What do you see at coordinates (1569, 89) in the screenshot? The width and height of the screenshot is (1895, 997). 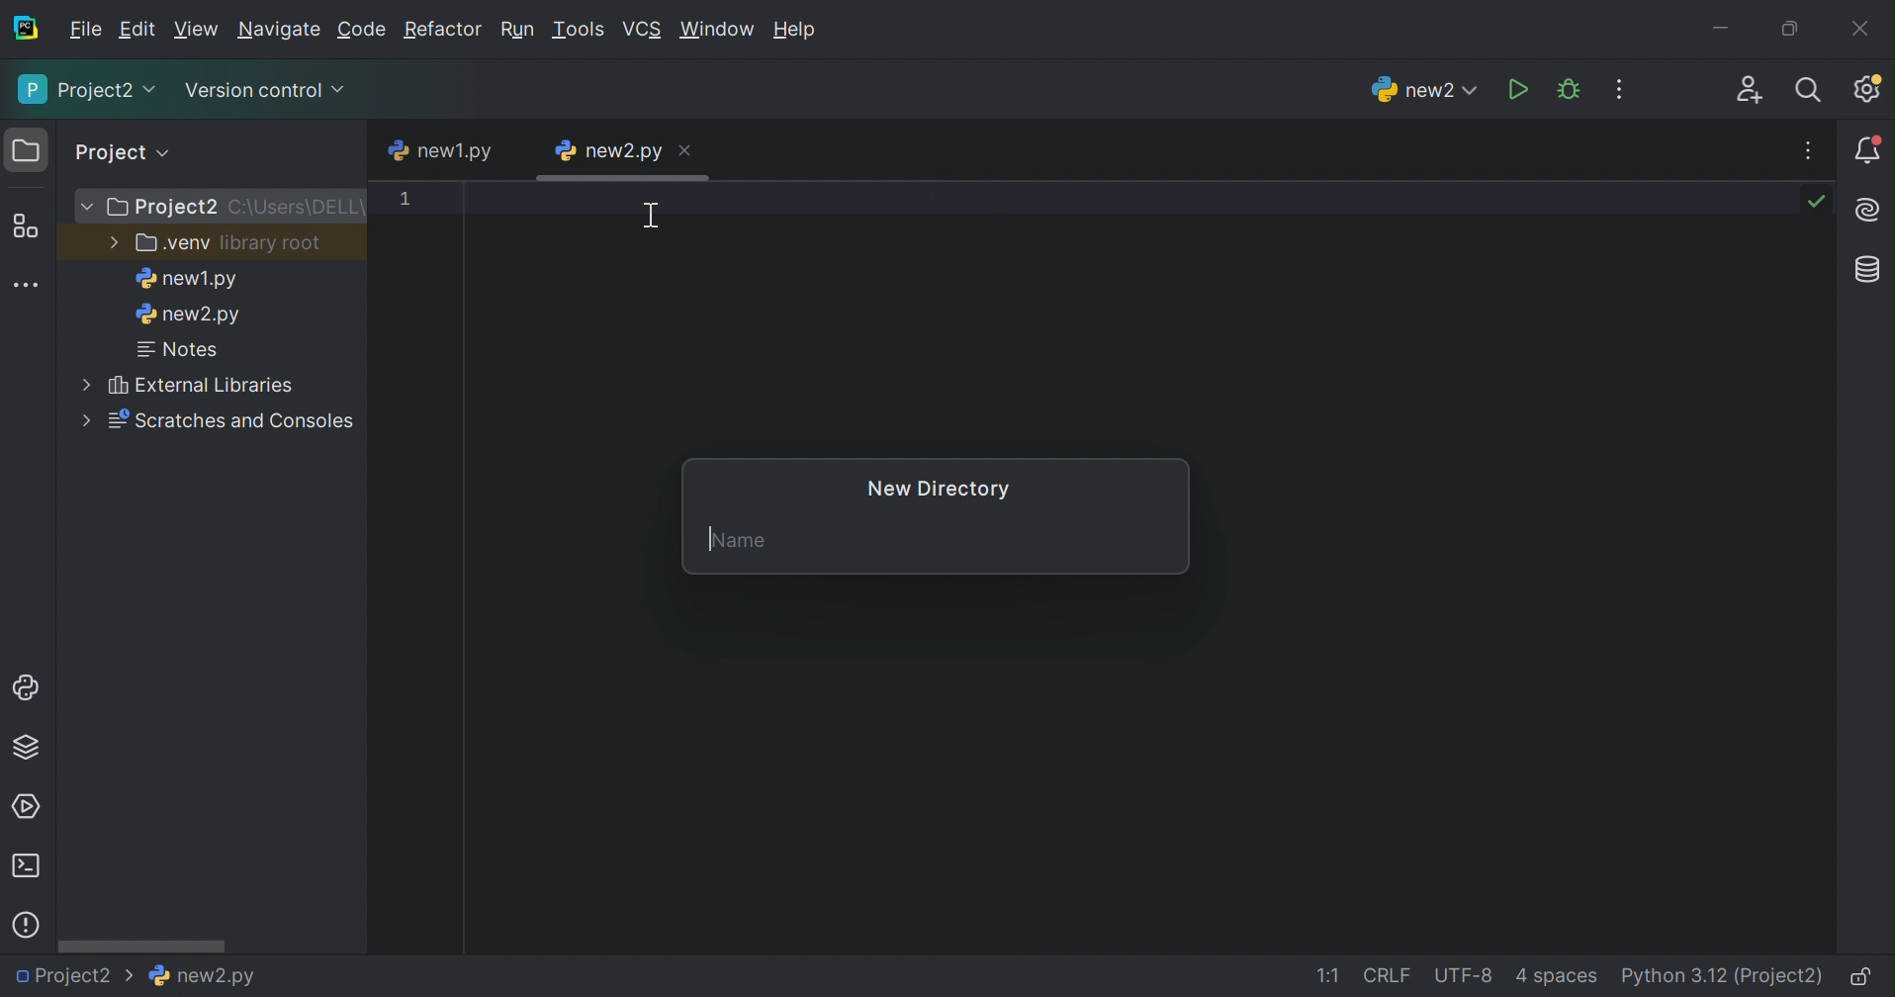 I see `Debug` at bounding box center [1569, 89].